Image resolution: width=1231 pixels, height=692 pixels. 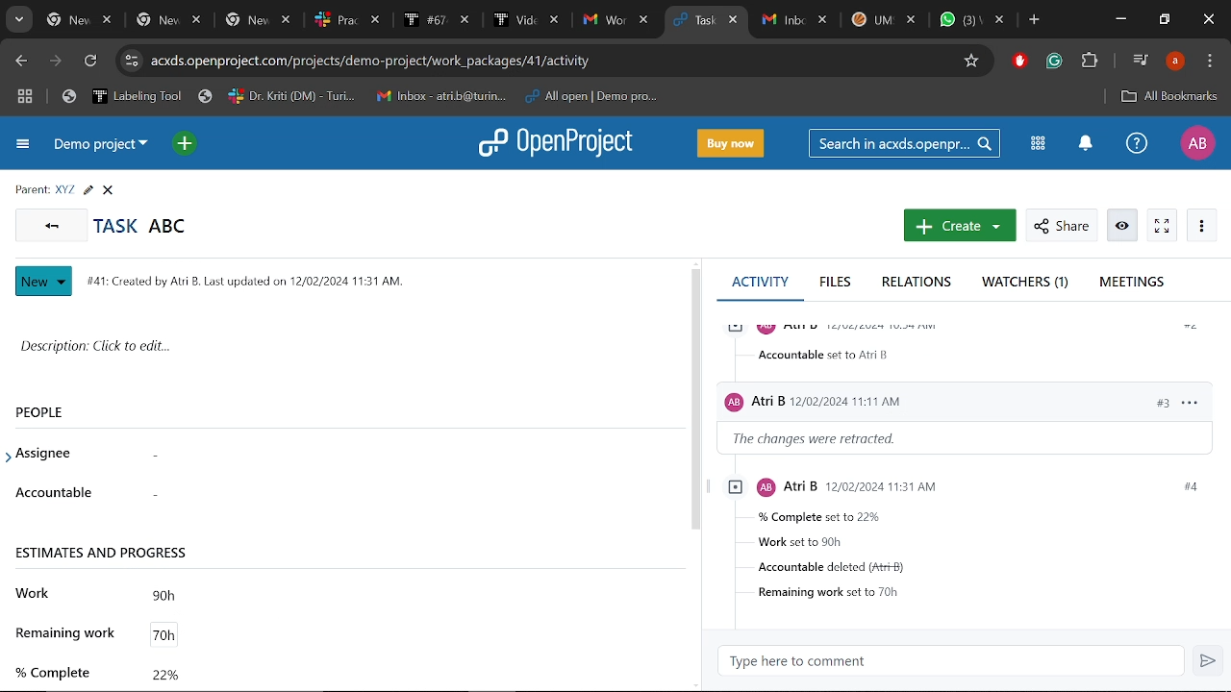 What do you see at coordinates (1056, 63) in the screenshot?
I see `Grmmarly` at bounding box center [1056, 63].